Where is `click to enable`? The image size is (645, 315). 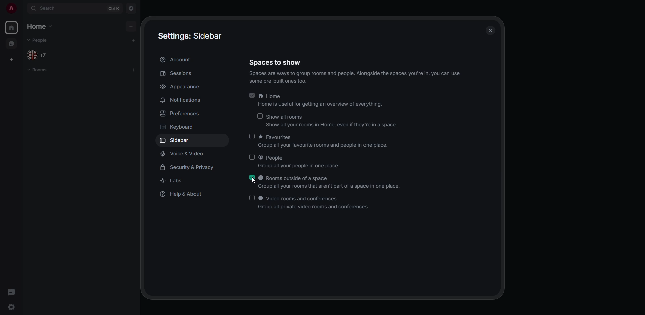
click to enable is located at coordinates (251, 136).